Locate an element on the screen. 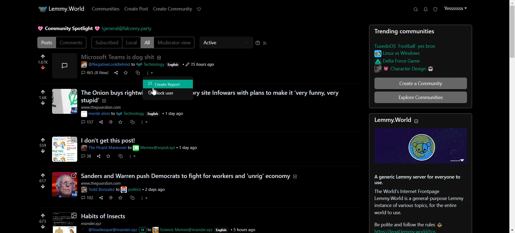  comments is located at coordinates (88, 197).